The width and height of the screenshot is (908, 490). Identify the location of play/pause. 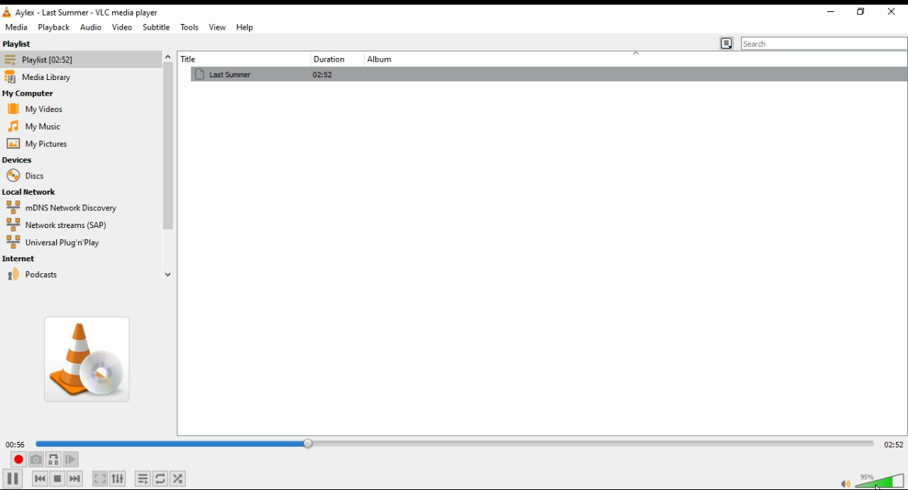
(12, 479).